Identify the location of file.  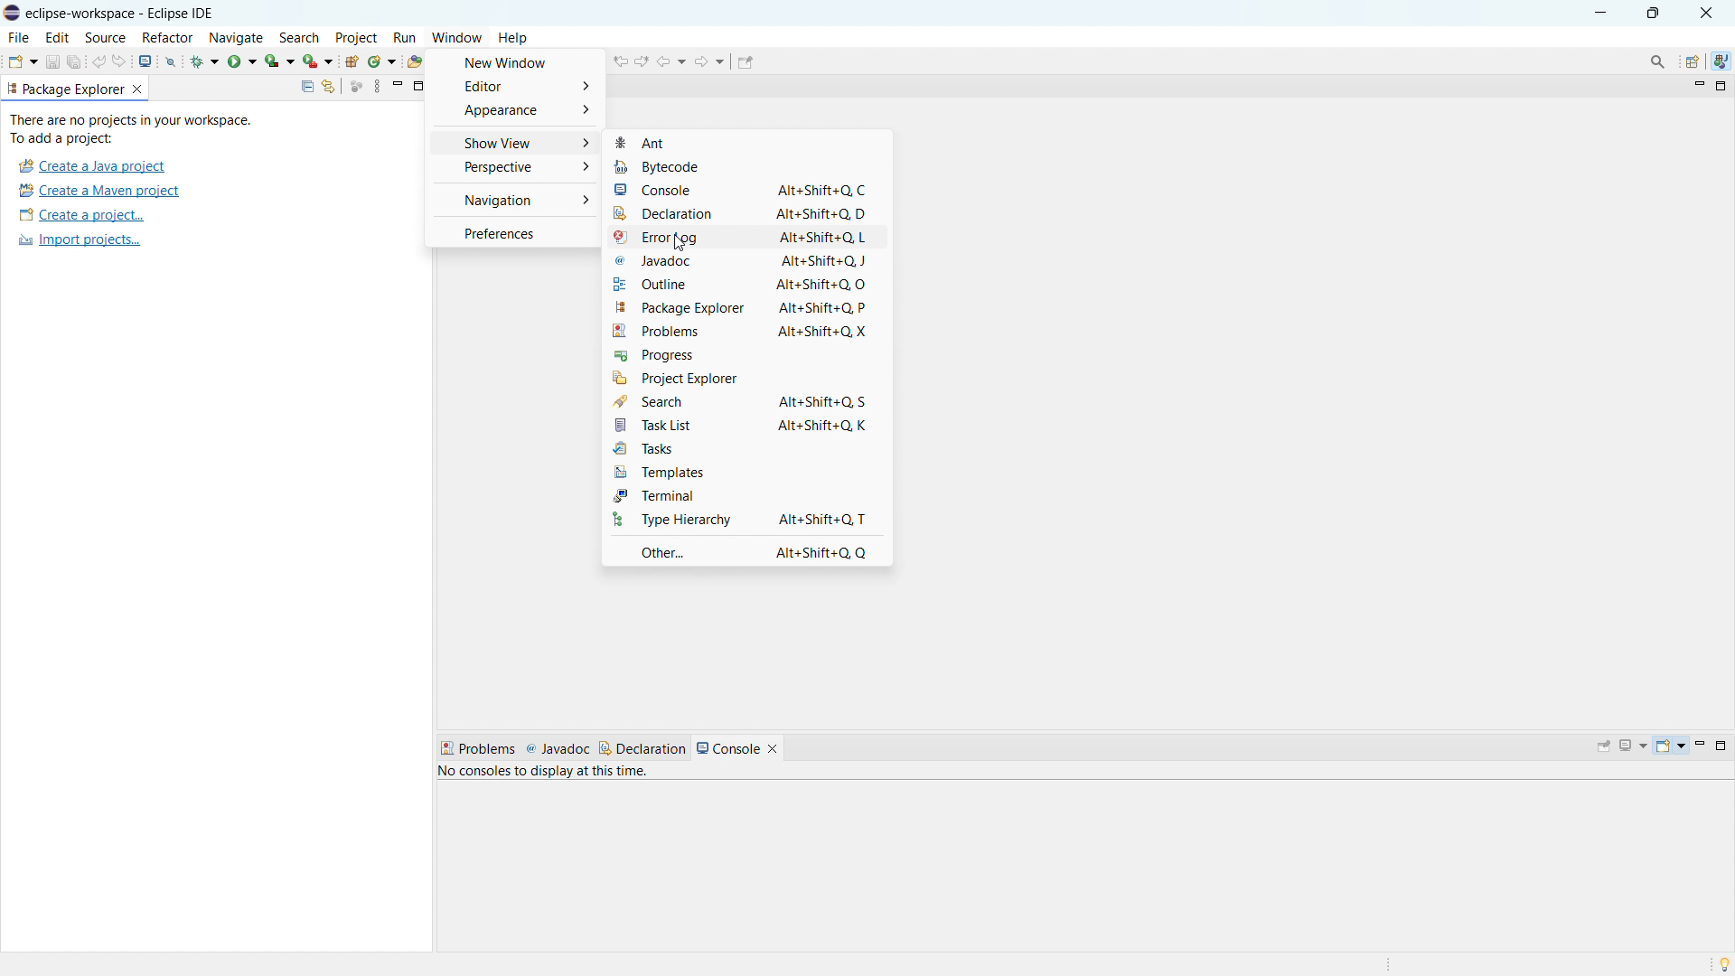
(17, 37).